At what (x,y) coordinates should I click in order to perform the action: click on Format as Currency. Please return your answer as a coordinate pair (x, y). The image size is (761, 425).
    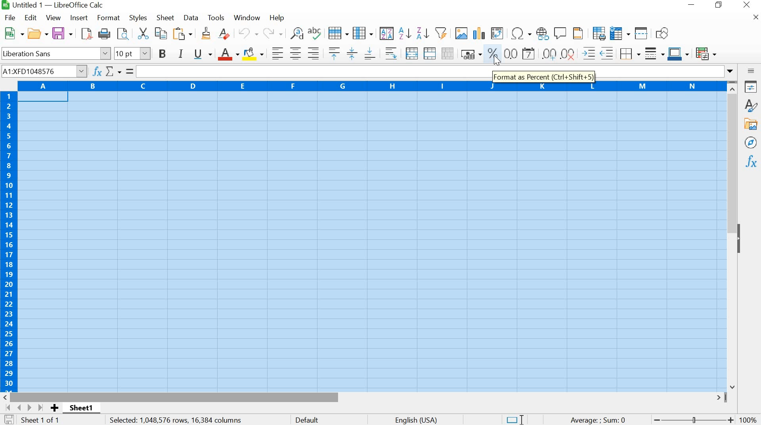
    Looking at the image, I should click on (470, 54).